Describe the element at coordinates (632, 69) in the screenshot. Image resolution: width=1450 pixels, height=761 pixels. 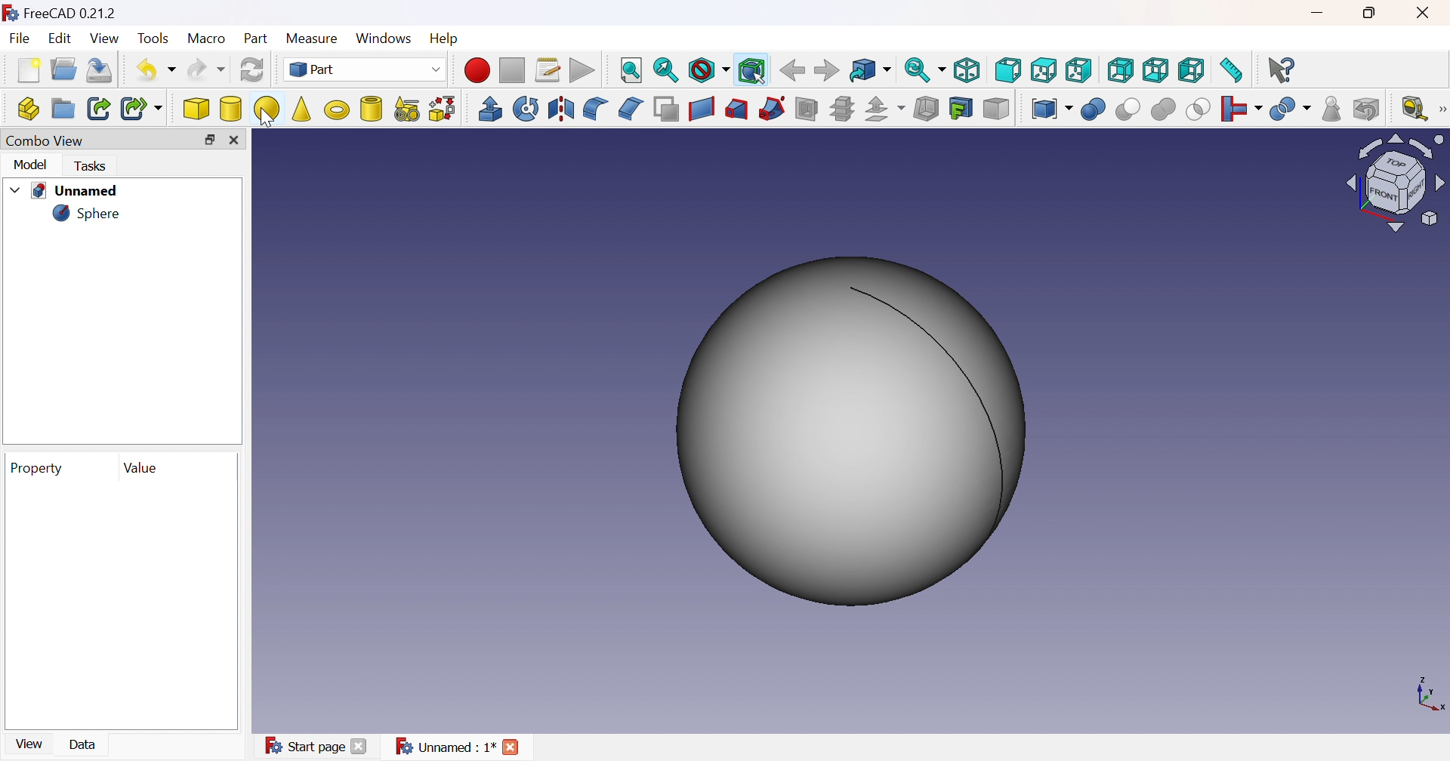
I see `Fit all` at that location.